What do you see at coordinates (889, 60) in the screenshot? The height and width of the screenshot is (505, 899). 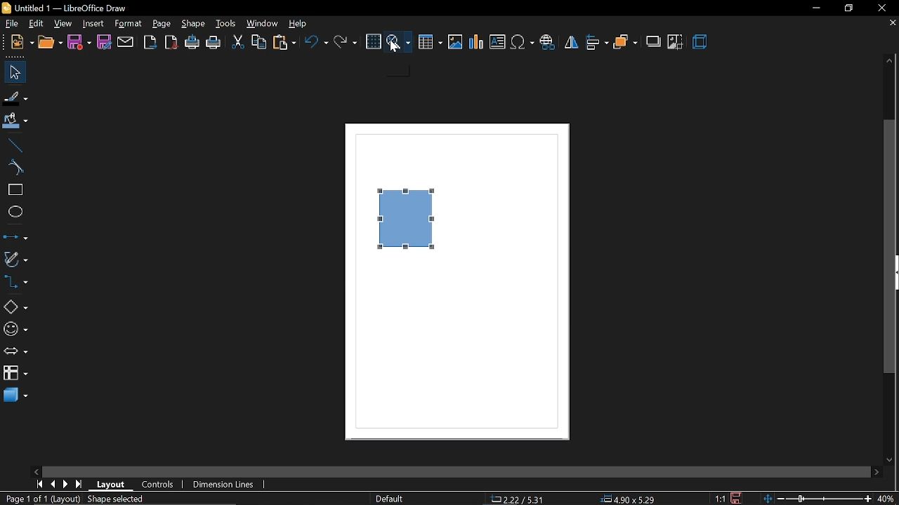 I see `move up` at bounding box center [889, 60].